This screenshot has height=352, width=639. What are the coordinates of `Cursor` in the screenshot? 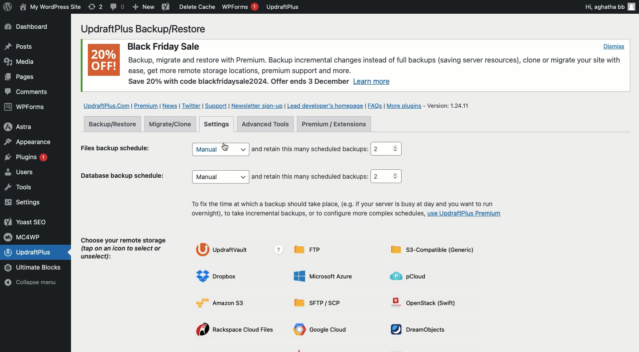 It's located at (226, 146).